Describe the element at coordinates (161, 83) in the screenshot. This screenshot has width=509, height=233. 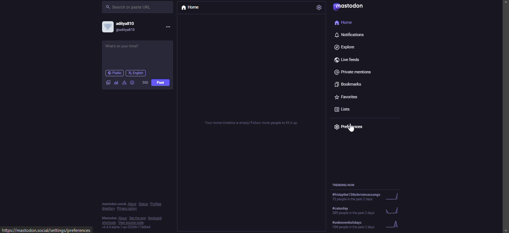
I see `post` at that location.